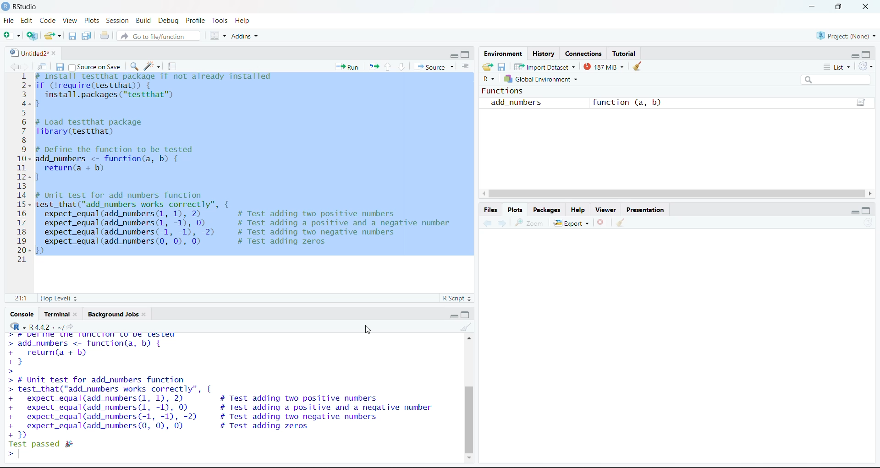 This screenshot has height=468, width=880. What do you see at coordinates (71, 20) in the screenshot?
I see `View` at bounding box center [71, 20].